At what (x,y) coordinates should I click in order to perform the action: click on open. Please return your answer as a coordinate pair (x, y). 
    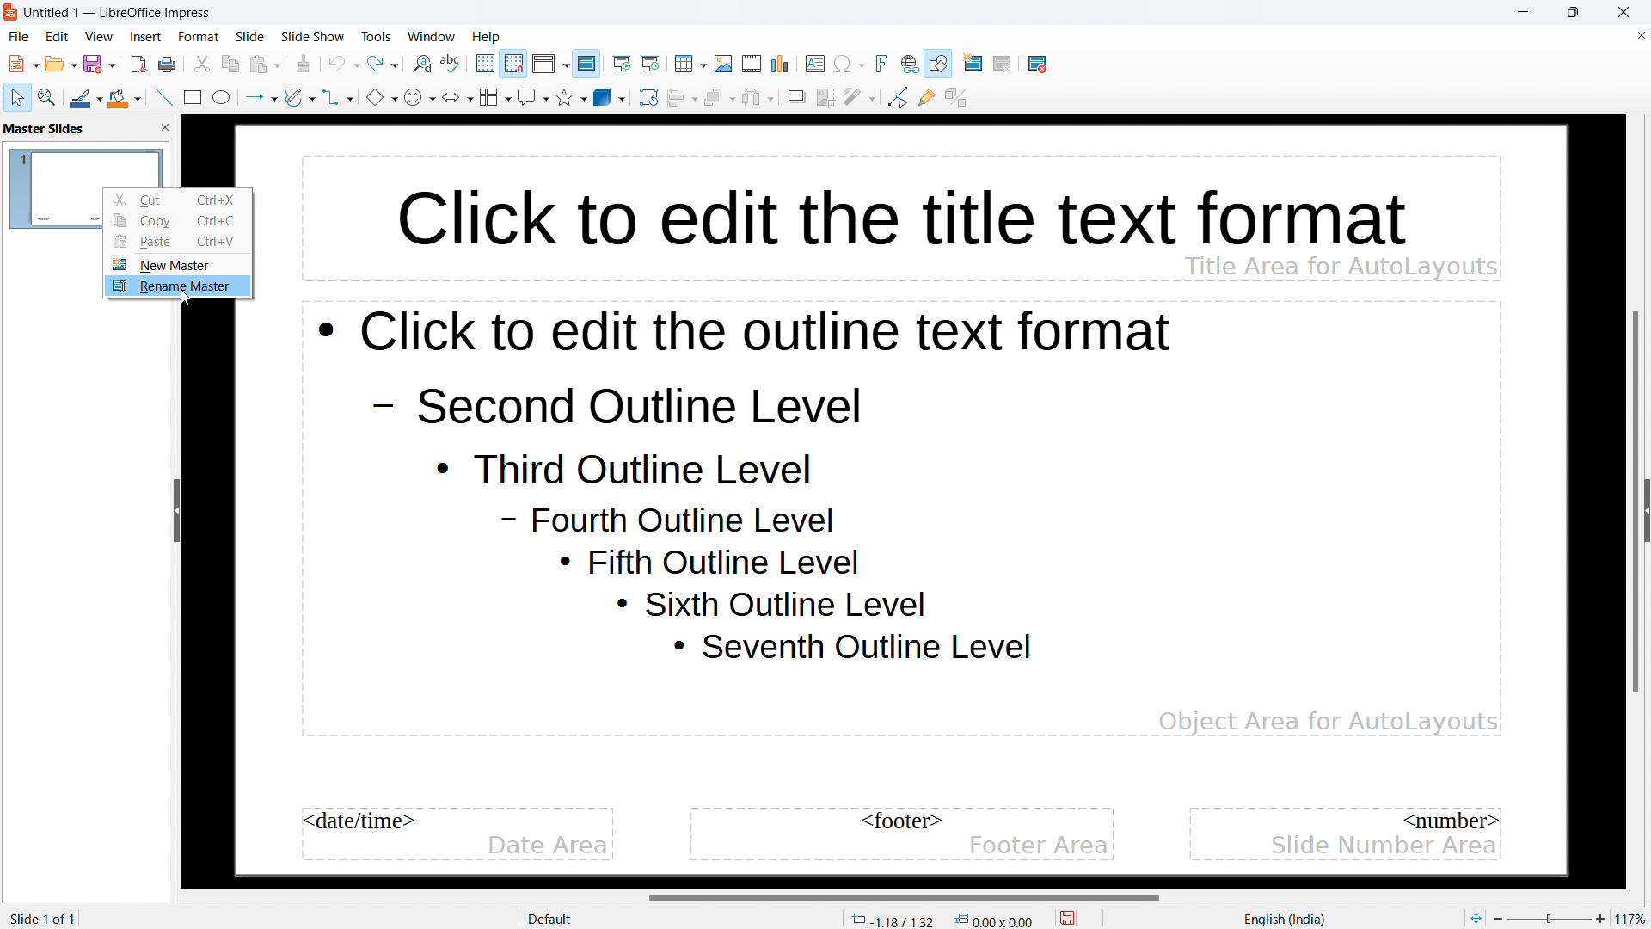
    Looking at the image, I should click on (61, 64).